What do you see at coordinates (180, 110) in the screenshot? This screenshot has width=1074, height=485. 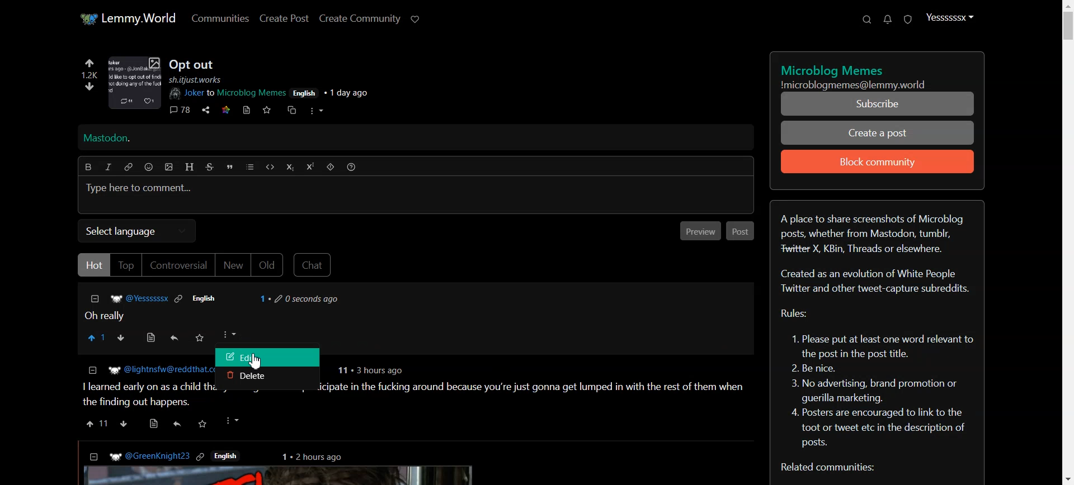 I see `comments` at bounding box center [180, 110].